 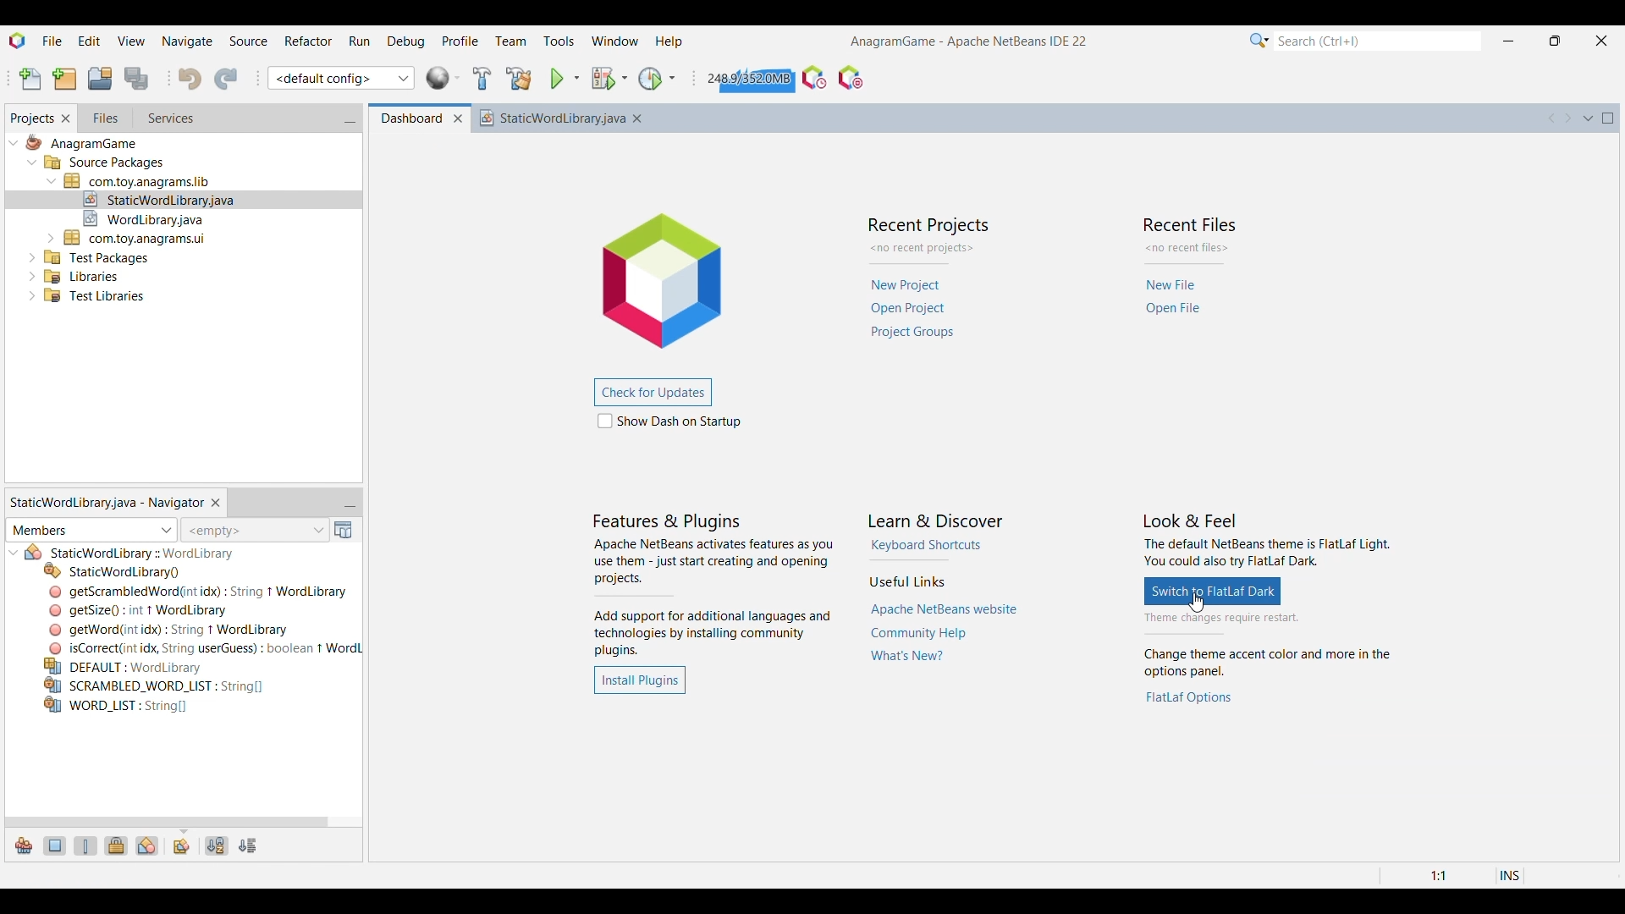 What do you see at coordinates (559, 41) in the screenshot?
I see `Tools menu` at bounding box center [559, 41].